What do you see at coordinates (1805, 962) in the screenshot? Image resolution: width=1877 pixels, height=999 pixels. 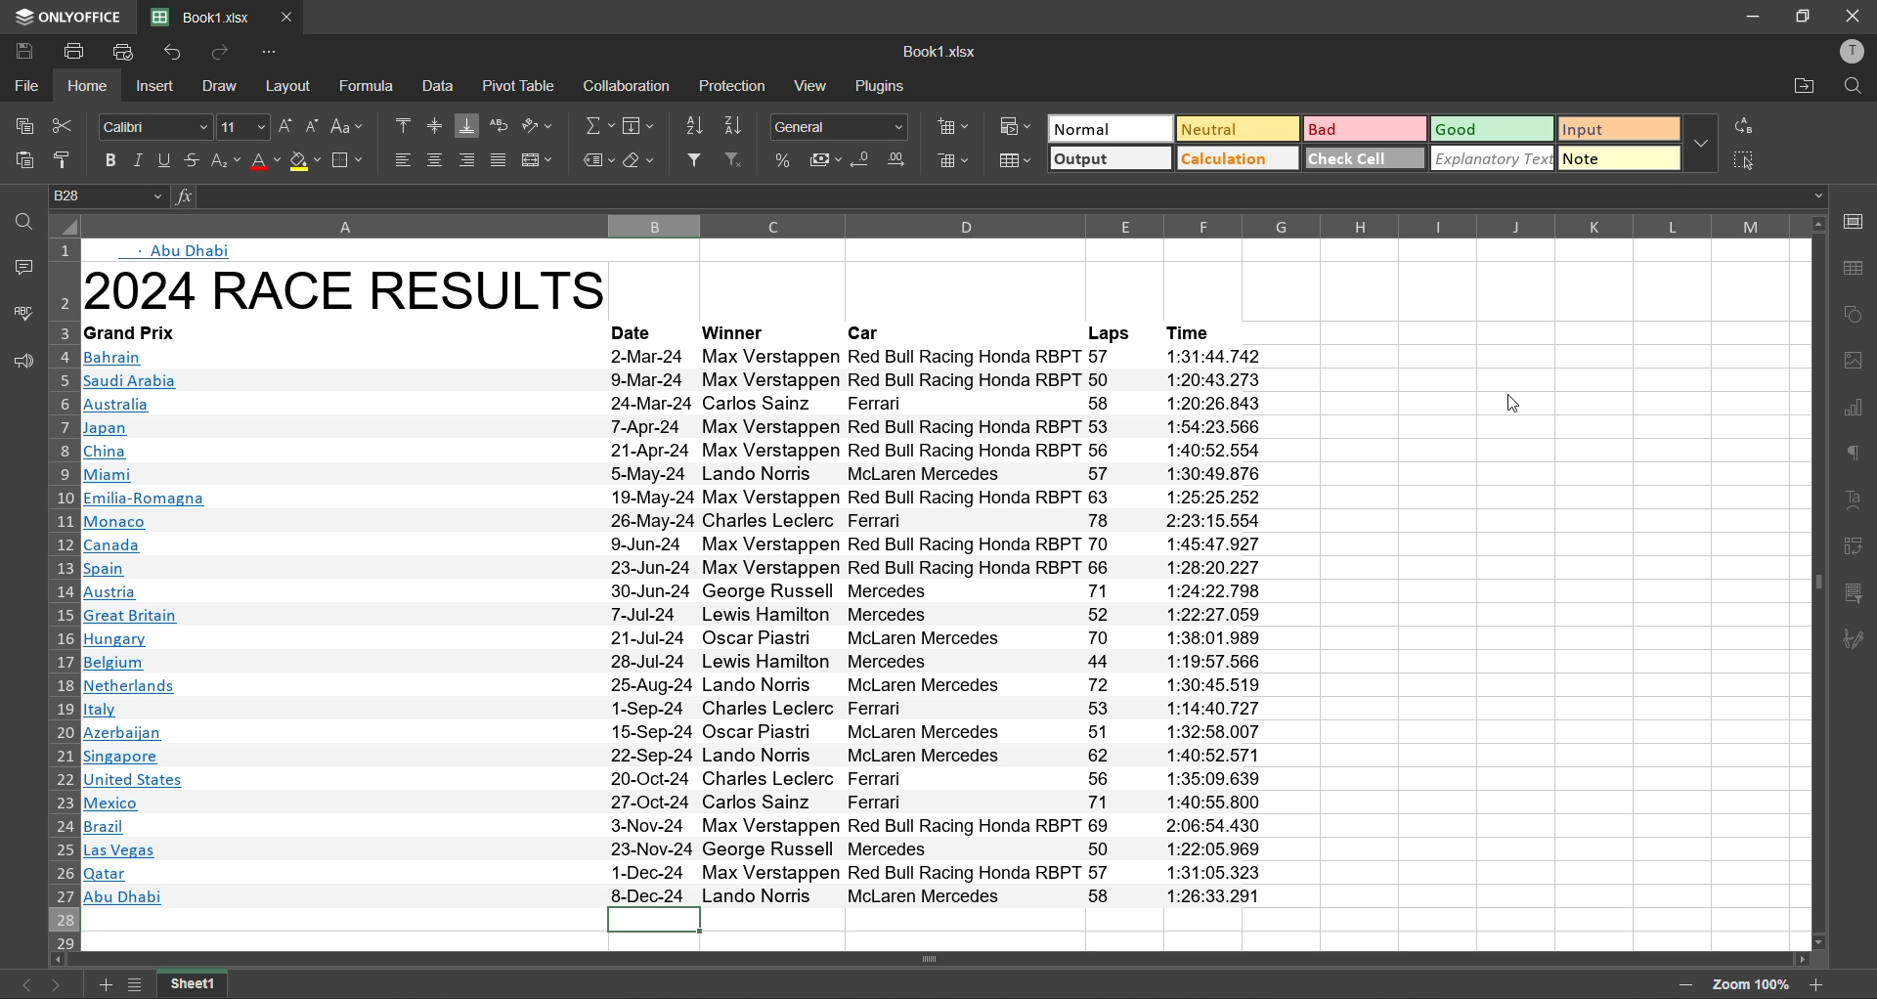 I see `move right` at bounding box center [1805, 962].